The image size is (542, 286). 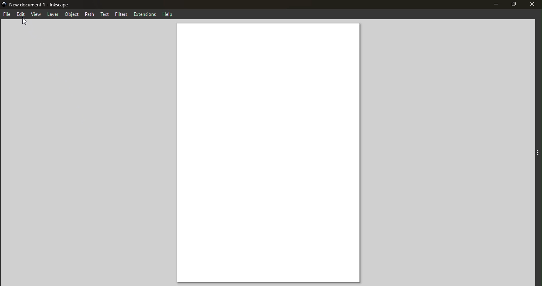 What do you see at coordinates (538, 153) in the screenshot?
I see `Toggle command panel` at bounding box center [538, 153].